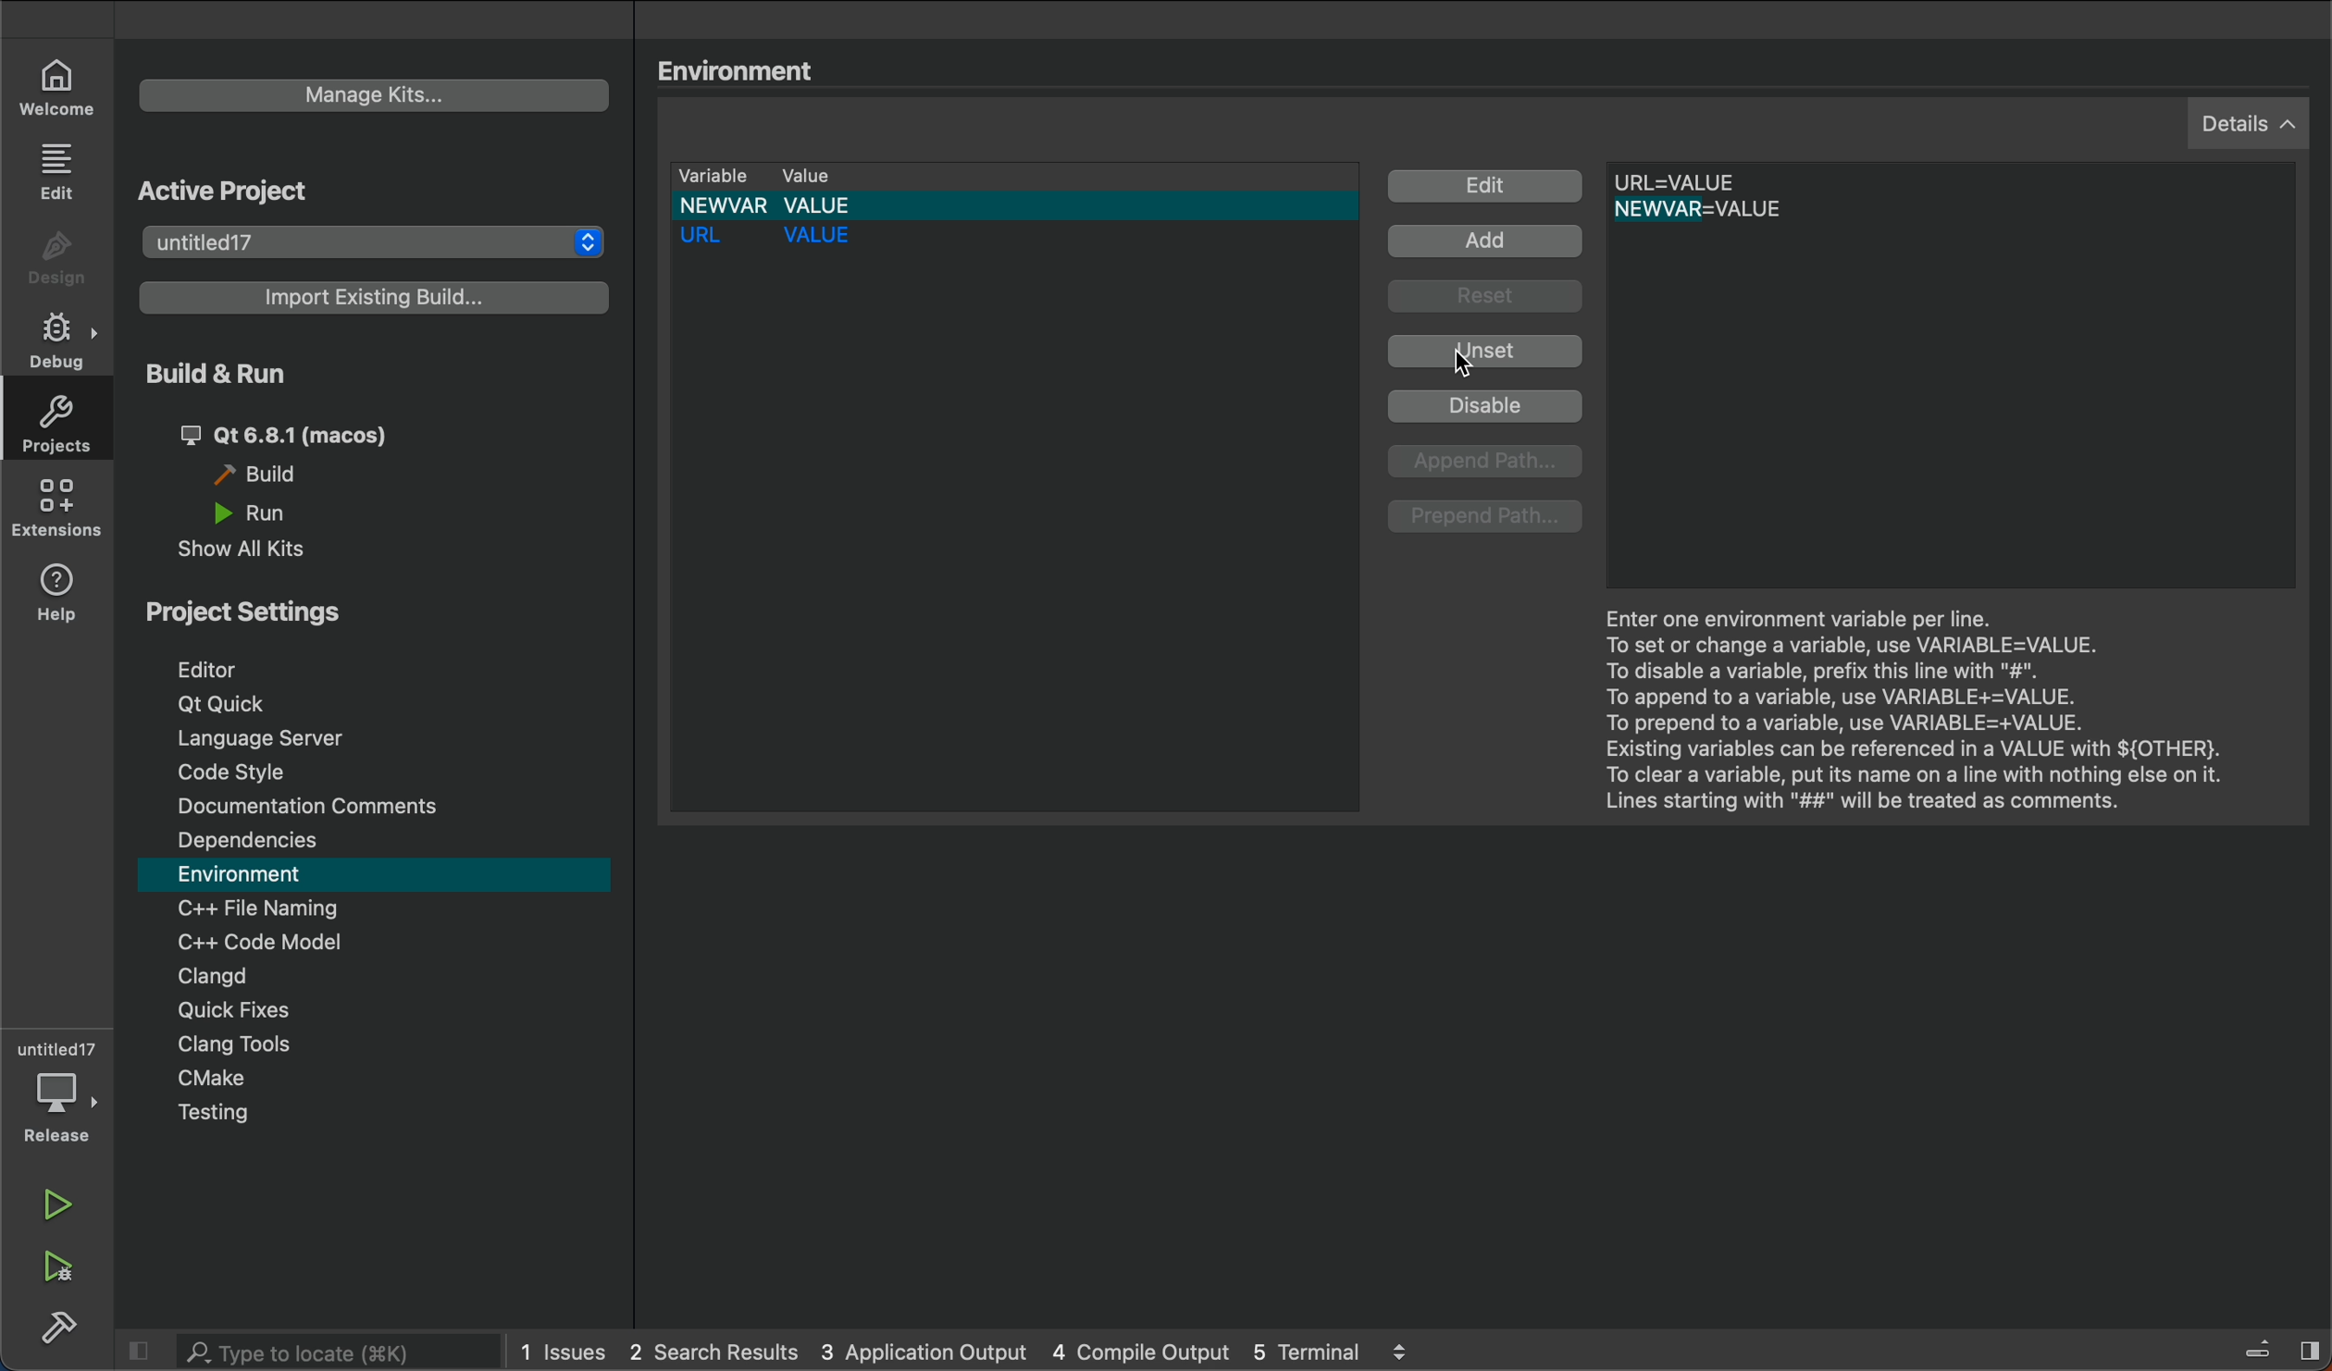 Image resolution: width=2332 pixels, height=1371 pixels. I want to click on extensions, so click(59, 513).